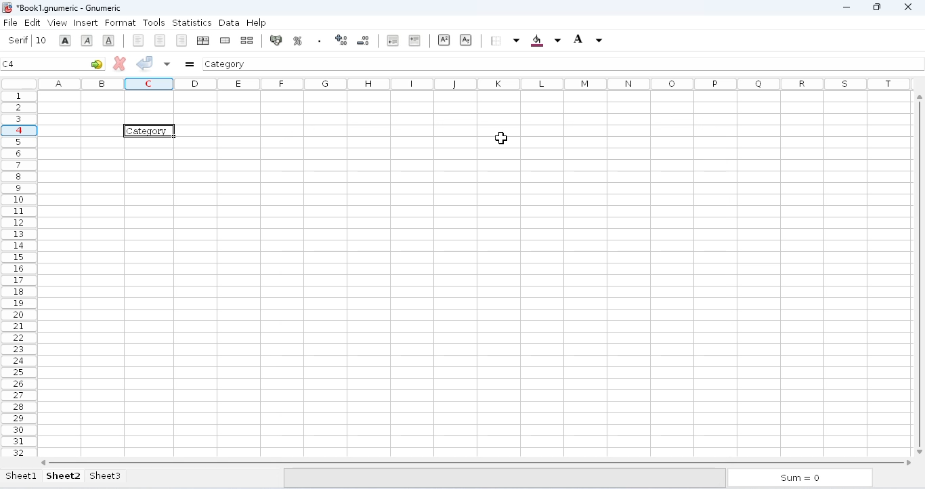 The image size is (925, 489). What do you see at coordinates (600, 40) in the screenshot?
I see `foreground` at bounding box center [600, 40].